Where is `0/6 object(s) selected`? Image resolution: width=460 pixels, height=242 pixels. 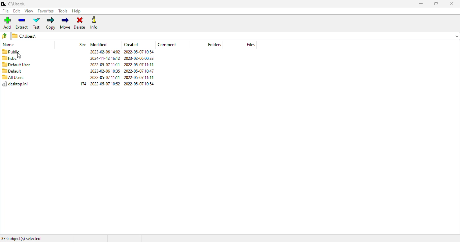
0/6 object(s) selected is located at coordinates (21, 239).